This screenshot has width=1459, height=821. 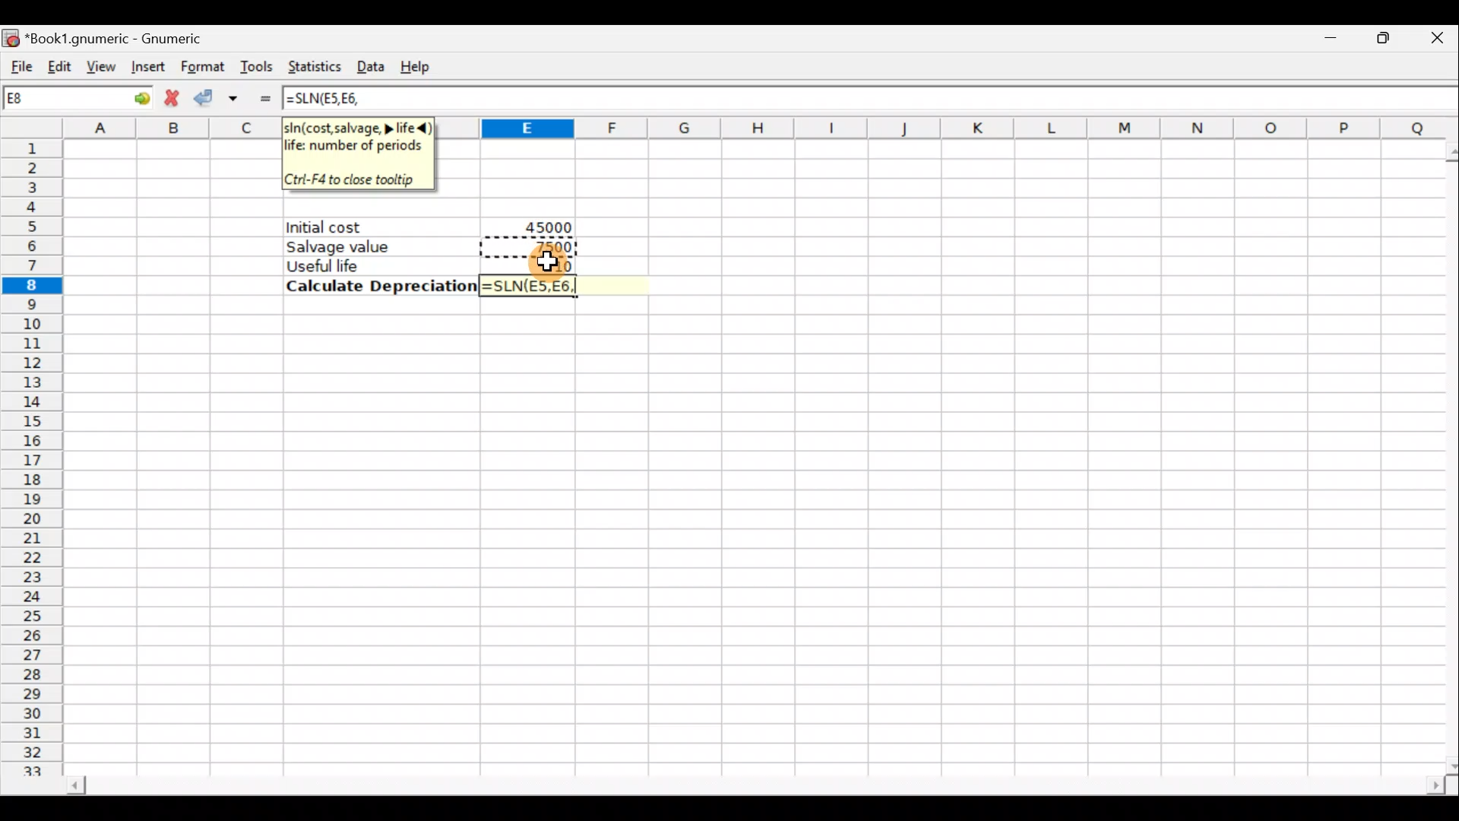 I want to click on Cursor hovering on cell E7, so click(x=552, y=265).